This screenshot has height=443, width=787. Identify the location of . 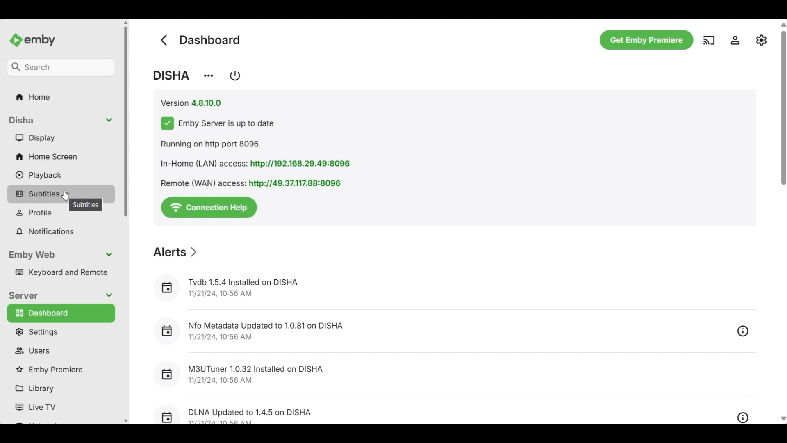
(782, 159).